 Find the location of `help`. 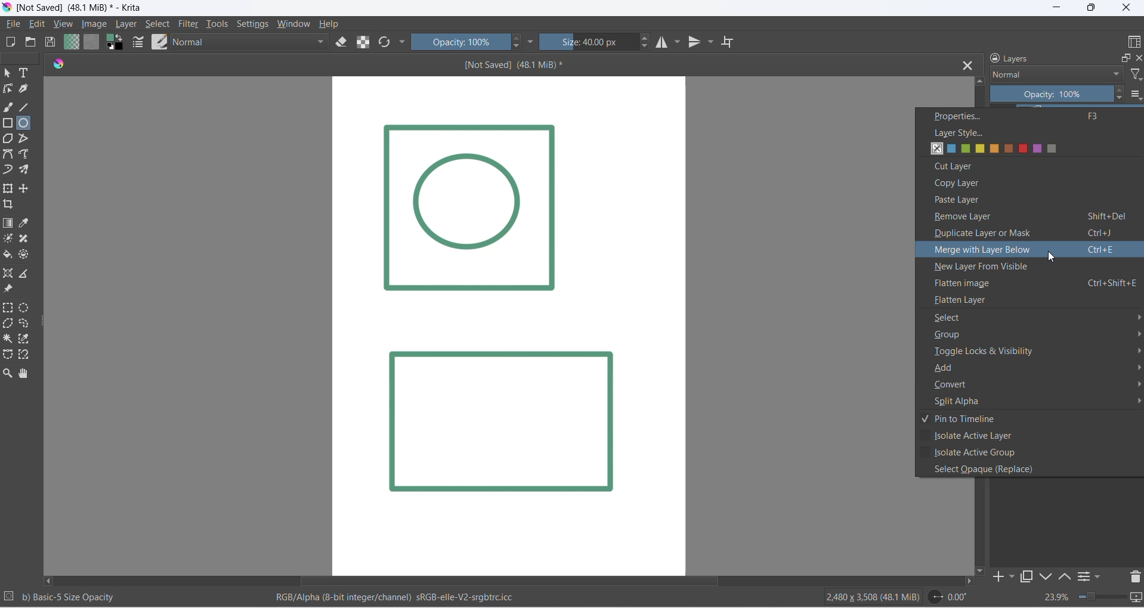

help is located at coordinates (329, 25).